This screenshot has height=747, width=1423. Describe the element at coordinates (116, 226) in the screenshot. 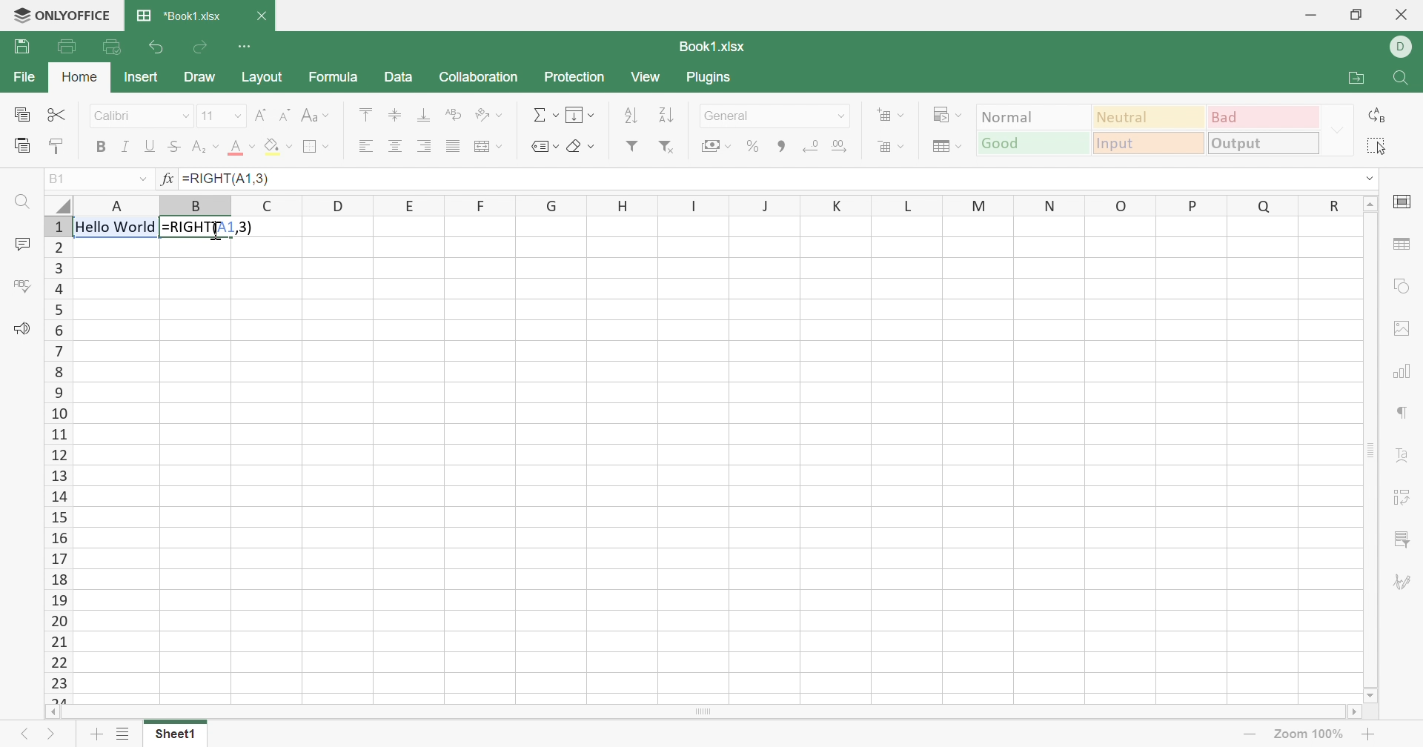

I see `Hello World` at that location.